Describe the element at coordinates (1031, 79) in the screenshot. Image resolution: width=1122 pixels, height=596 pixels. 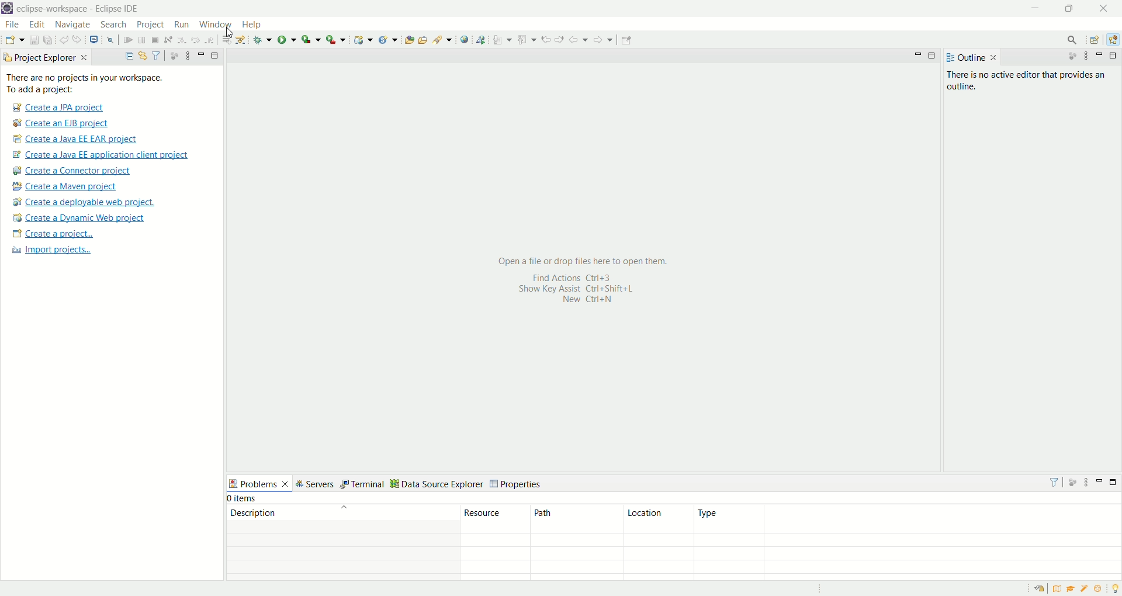
I see `there is no active editor that provides an outline` at that location.